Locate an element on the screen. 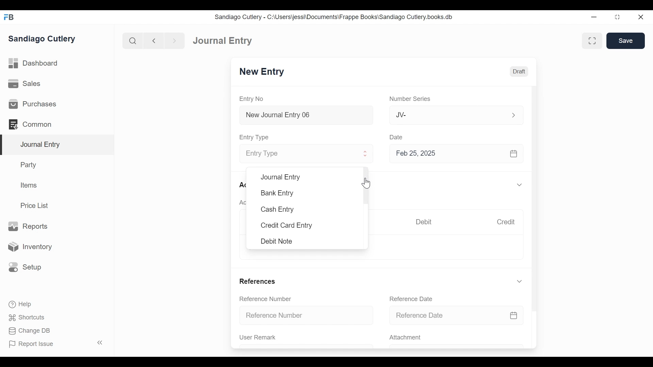 The image size is (653, 367). Journal Entry is located at coordinates (57, 145).